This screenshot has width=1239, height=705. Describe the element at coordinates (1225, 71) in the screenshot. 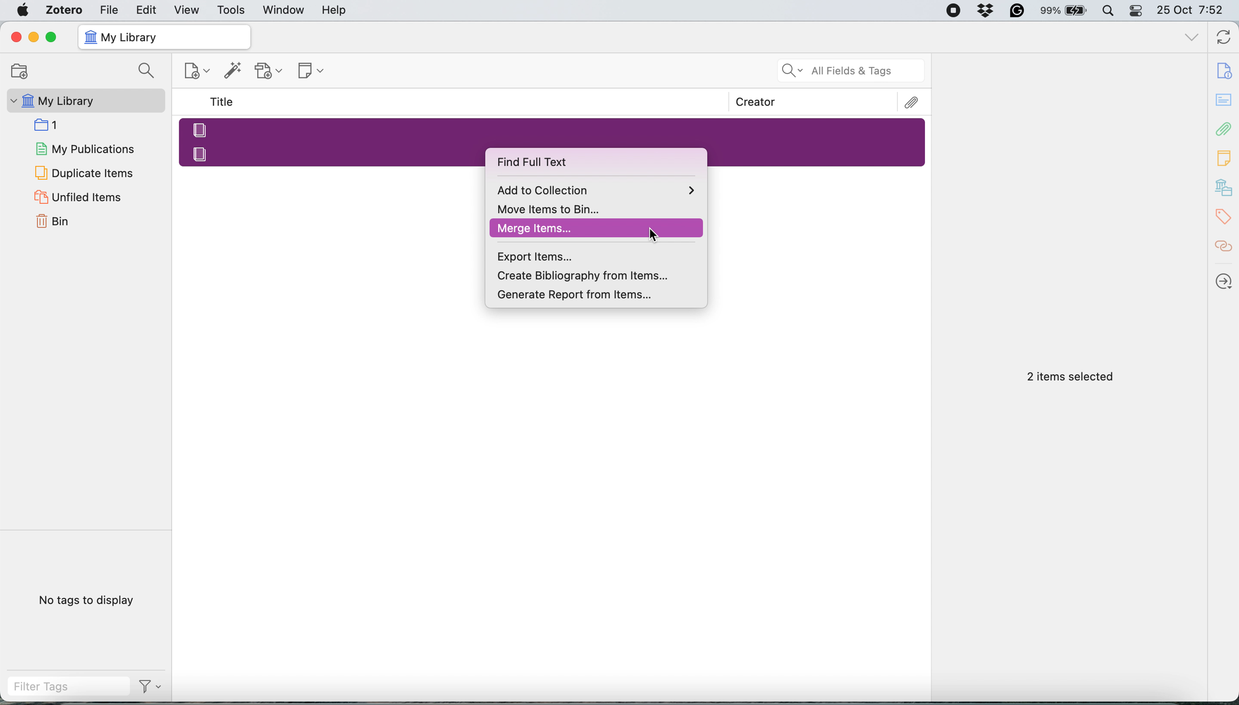

I see `Document` at that location.